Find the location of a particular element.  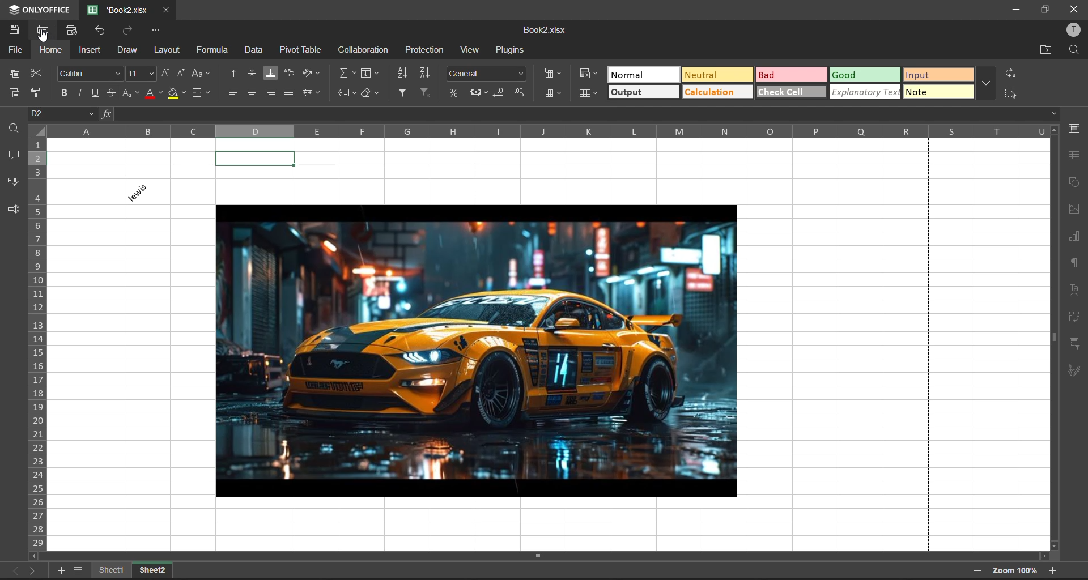

pivot table is located at coordinates (1076, 318).